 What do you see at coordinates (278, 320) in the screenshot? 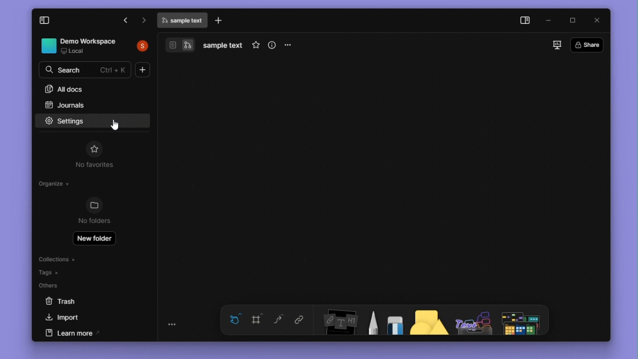
I see `curve` at bounding box center [278, 320].